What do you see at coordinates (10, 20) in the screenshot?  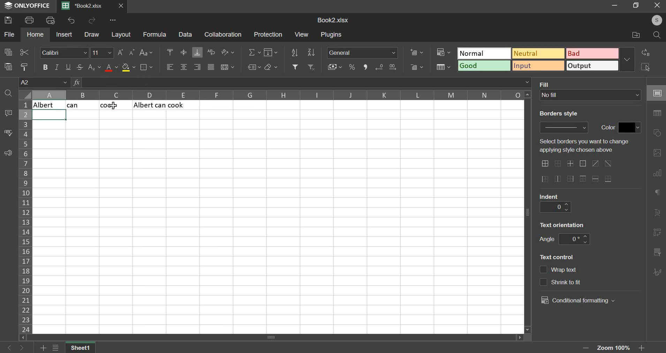 I see `save` at bounding box center [10, 20].